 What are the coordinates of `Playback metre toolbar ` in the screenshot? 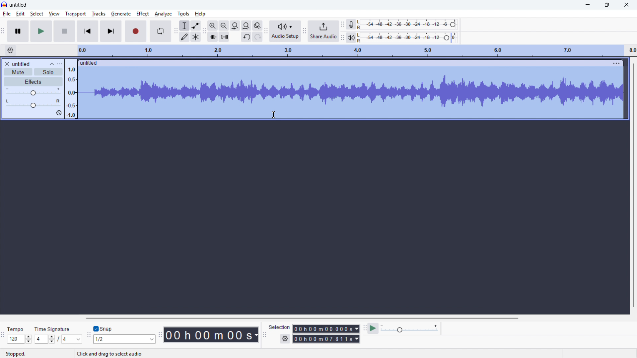 It's located at (342, 38).